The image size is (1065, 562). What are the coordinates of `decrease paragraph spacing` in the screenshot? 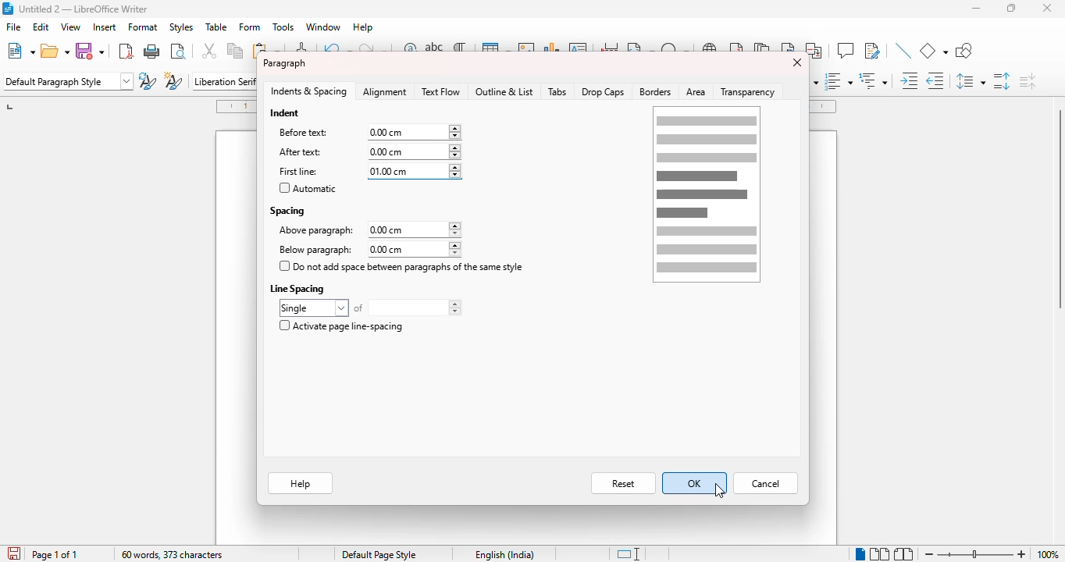 It's located at (1027, 80).